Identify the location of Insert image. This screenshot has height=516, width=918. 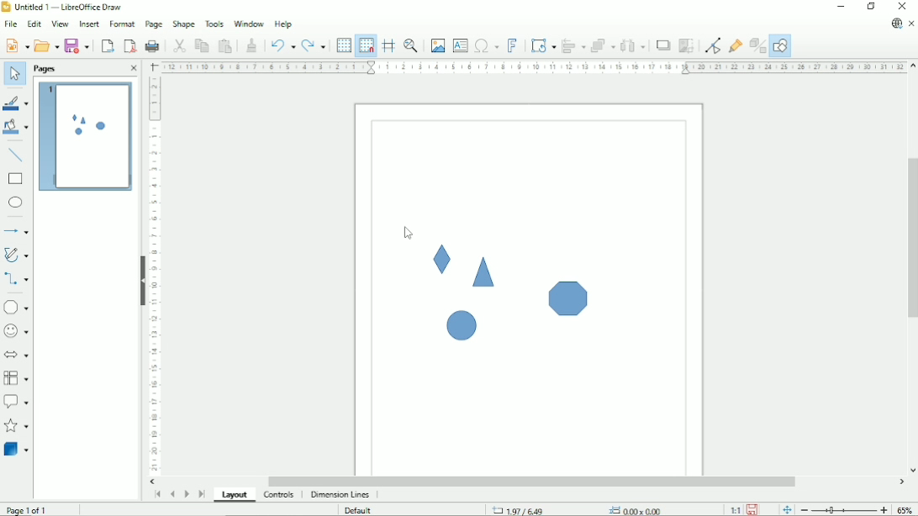
(437, 45).